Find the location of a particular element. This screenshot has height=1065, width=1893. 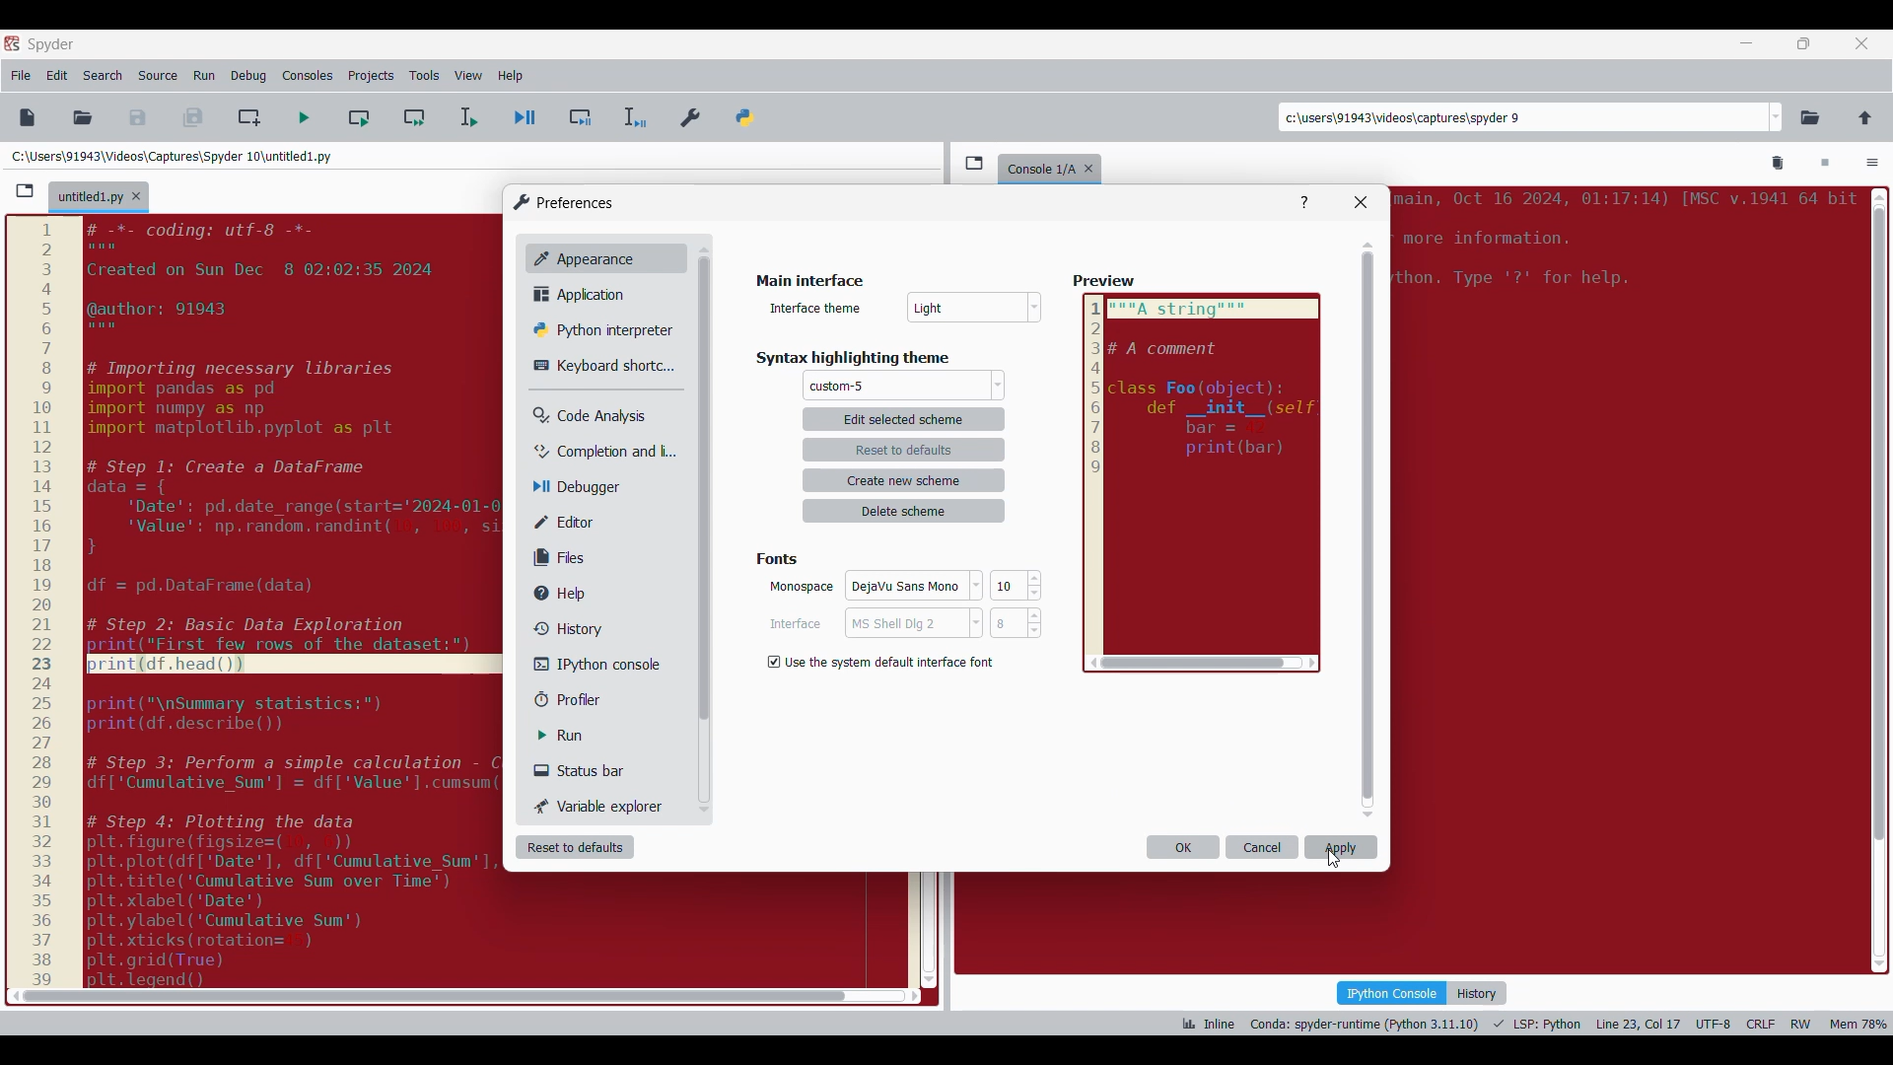

Create new cell at current line is located at coordinates (249, 117).